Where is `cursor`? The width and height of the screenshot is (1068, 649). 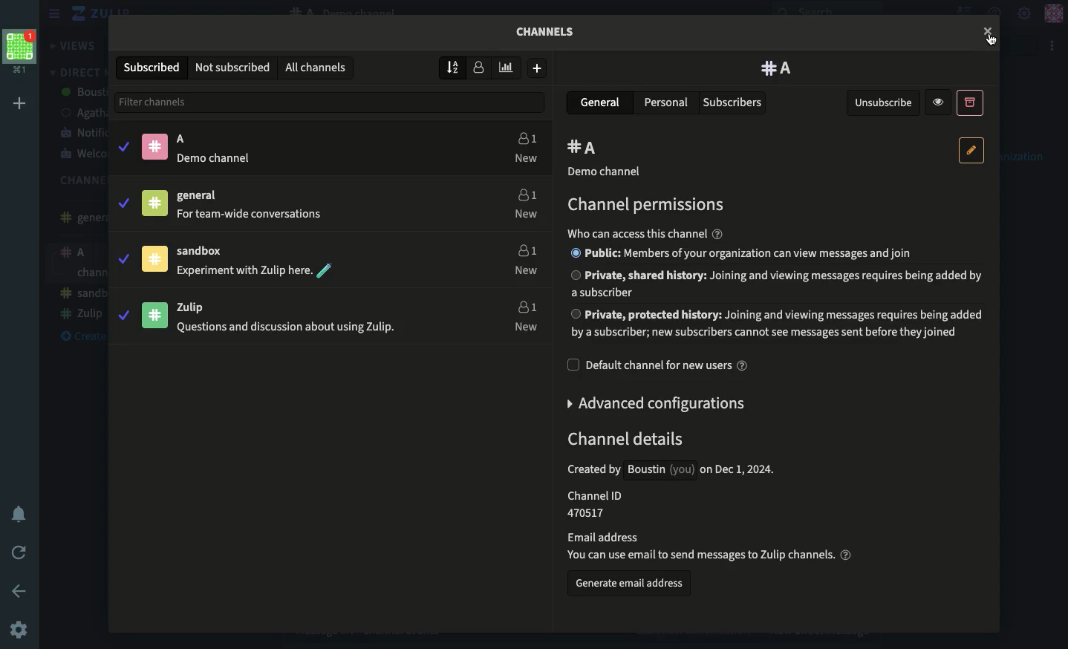
cursor is located at coordinates (987, 31).